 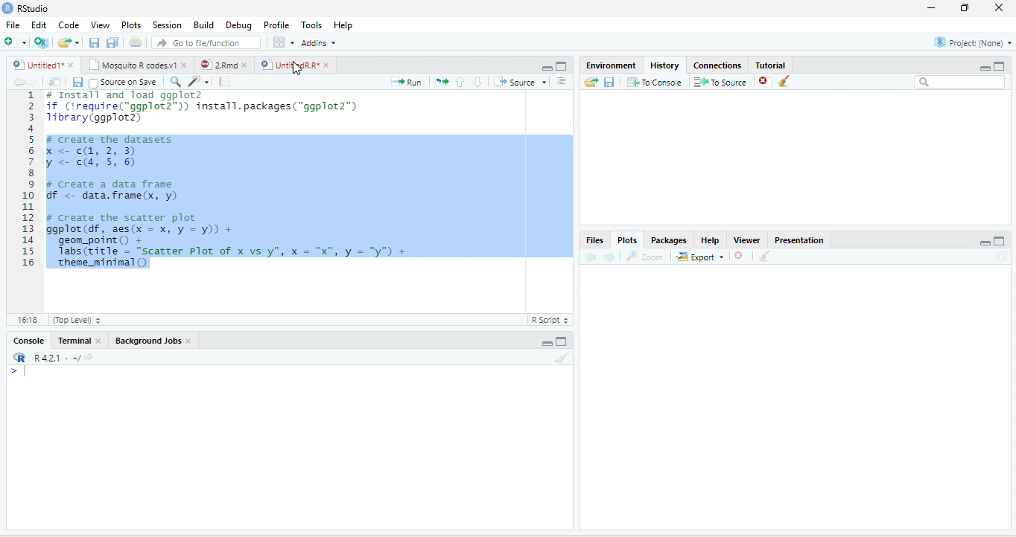 What do you see at coordinates (238, 25) in the screenshot?
I see `Debug` at bounding box center [238, 25].